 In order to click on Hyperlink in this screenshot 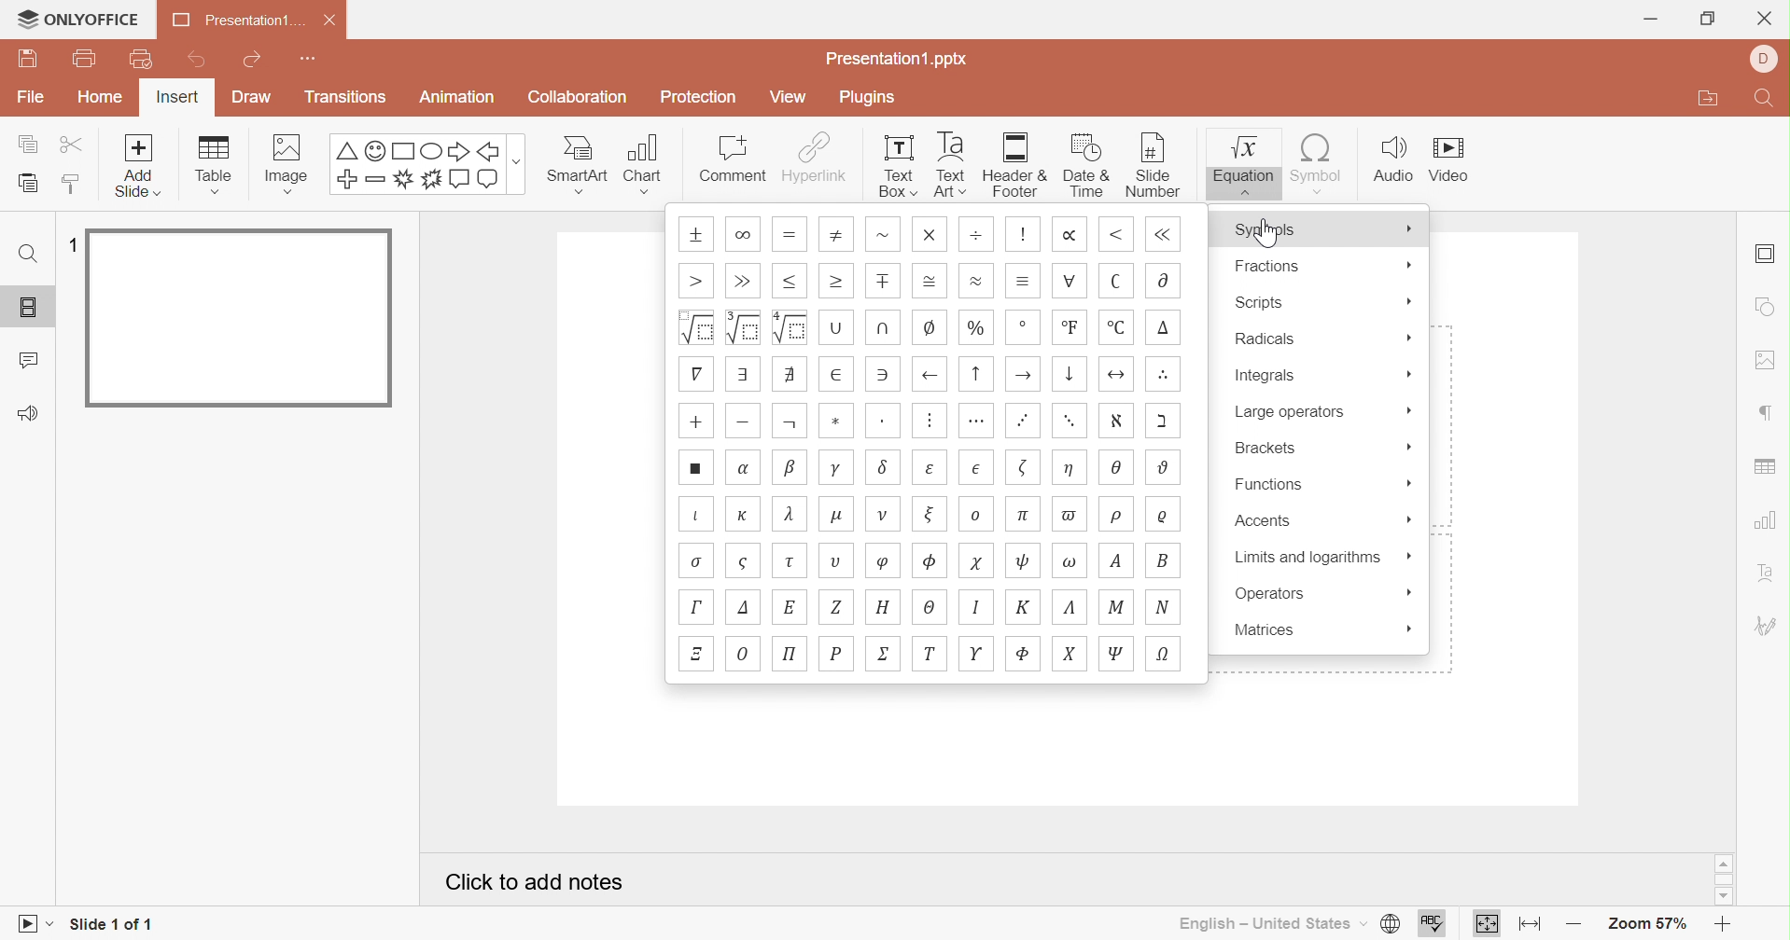, I will do `click(818, 160)`.